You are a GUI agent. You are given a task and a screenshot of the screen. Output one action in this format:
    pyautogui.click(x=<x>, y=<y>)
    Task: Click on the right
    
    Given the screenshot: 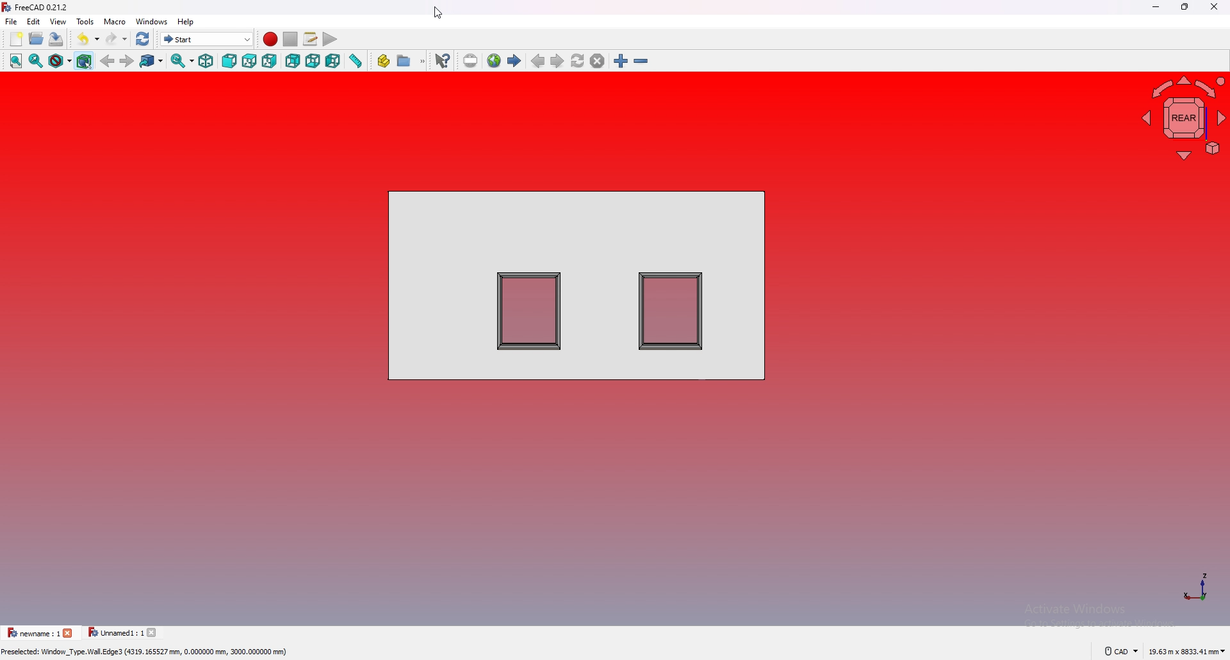 What is the action you would take?
    pyautogui.click(x=270, y=62)
    